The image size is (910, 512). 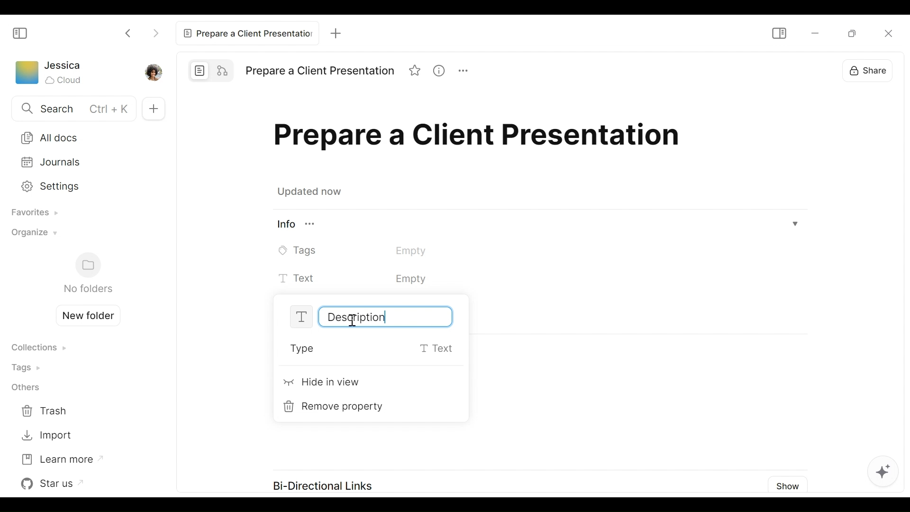 I want to click on Tags, so click(x=29, y=367).